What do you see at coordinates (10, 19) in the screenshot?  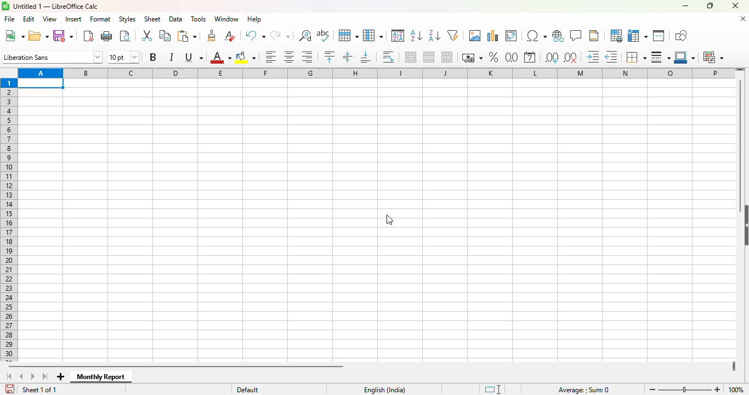 I see `file` at bounding box center [10, 19].